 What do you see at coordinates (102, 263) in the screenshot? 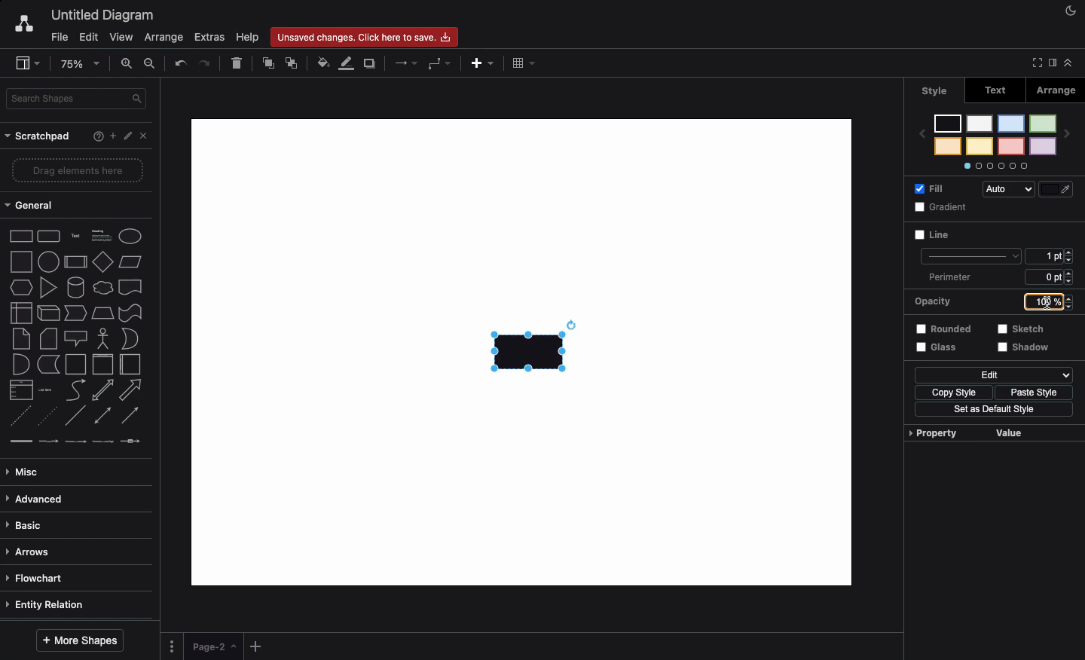
I see `diamond` at bounding box center [102, 263].